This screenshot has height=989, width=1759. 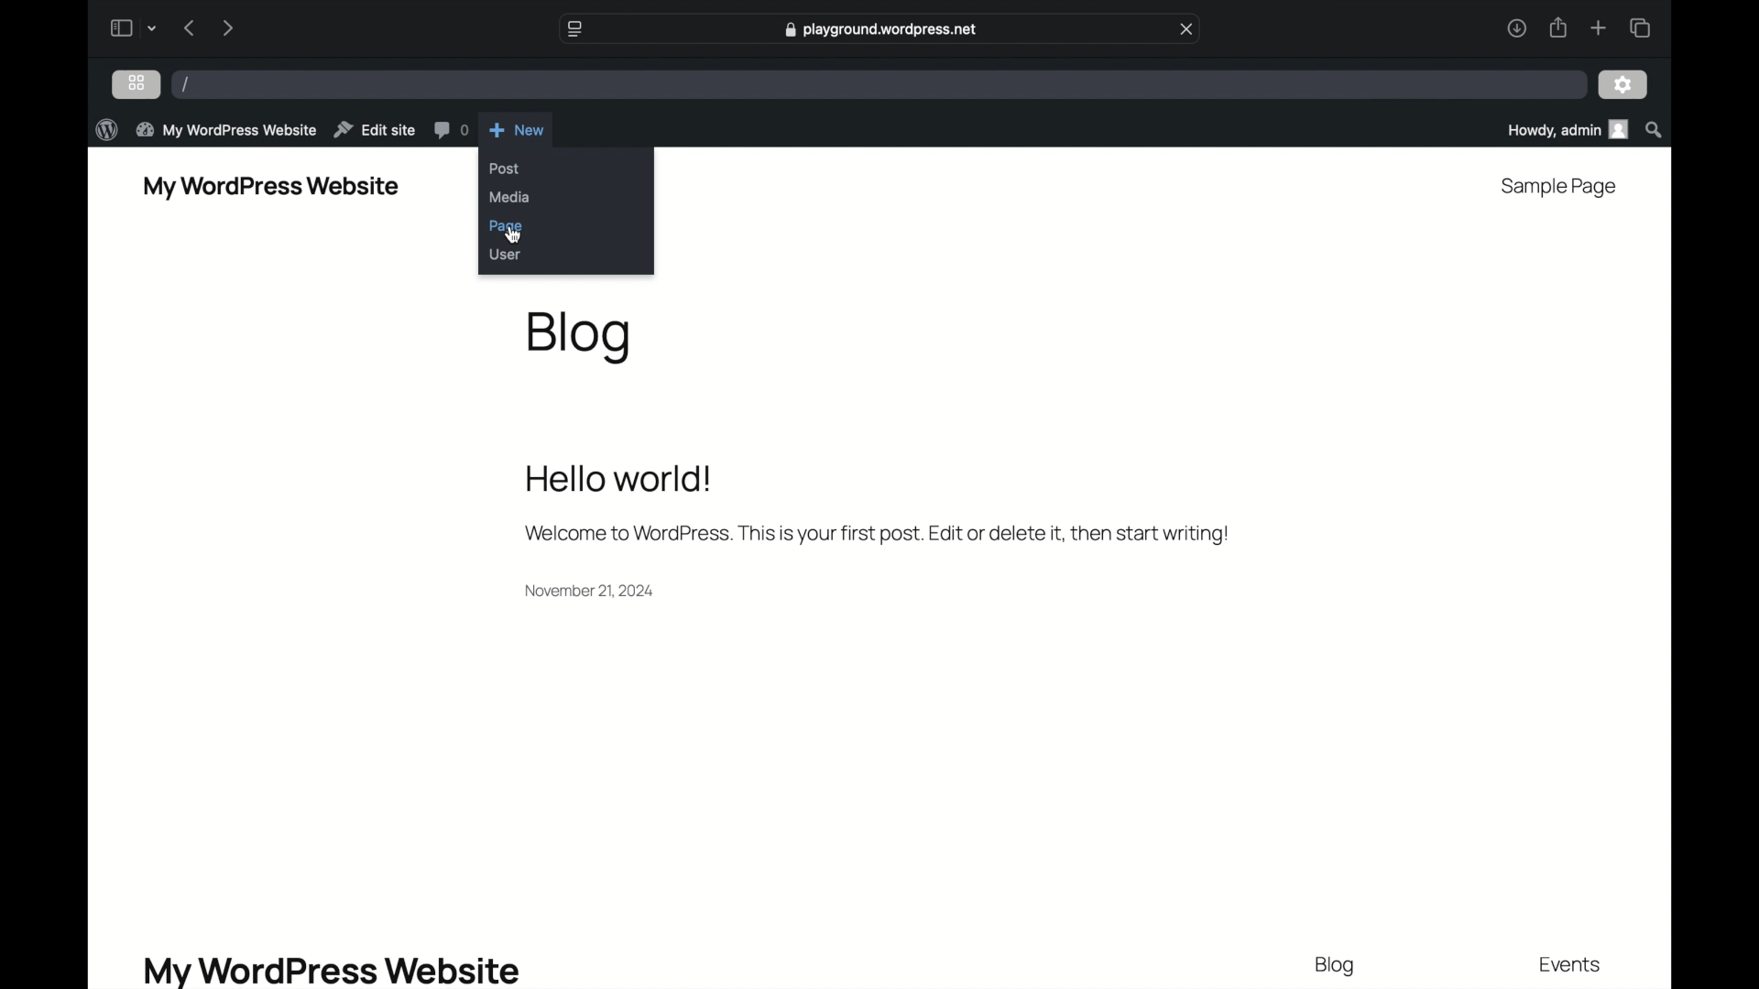 What do you see at coordinates (507, 255) in the screenshot?
I see `user` at bounding box center [507, 255].